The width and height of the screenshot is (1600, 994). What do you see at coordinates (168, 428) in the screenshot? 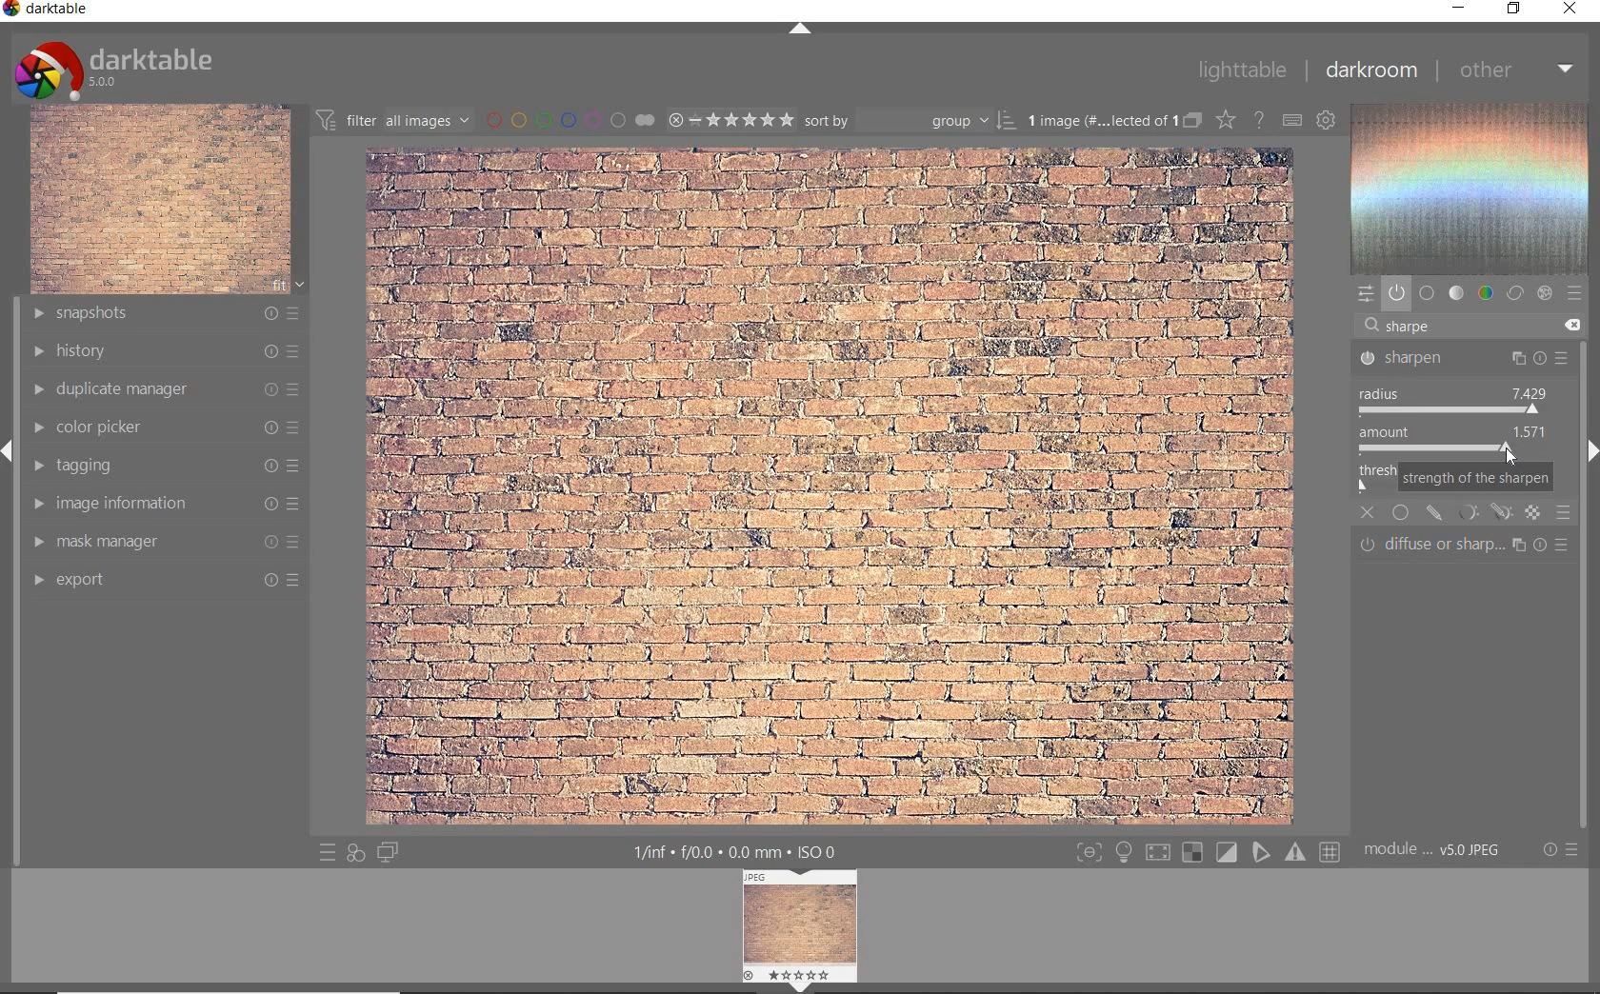
I see `color picker` at bounding box center [168, 428].